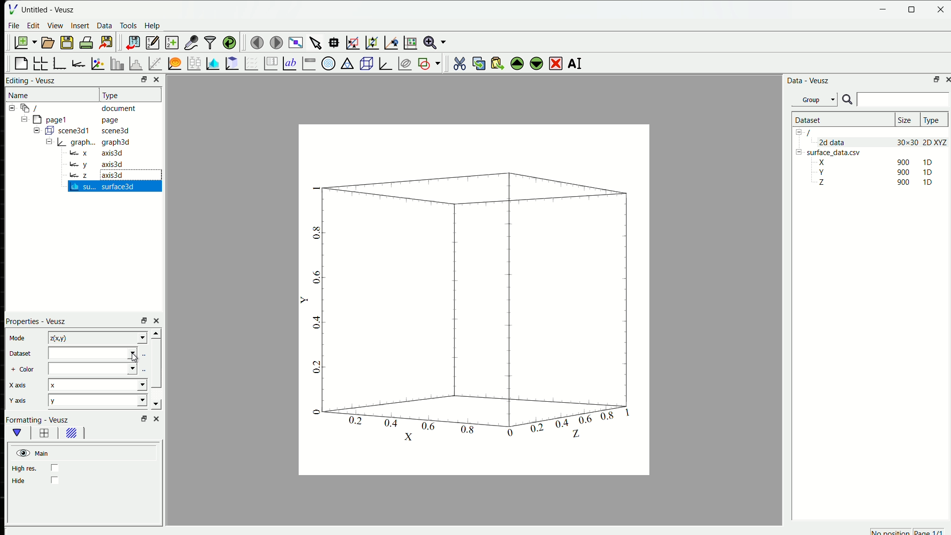  Describe the element at coordinates (406, 63) in the screenshot. I see `plot covariance ellipses ` at that location.